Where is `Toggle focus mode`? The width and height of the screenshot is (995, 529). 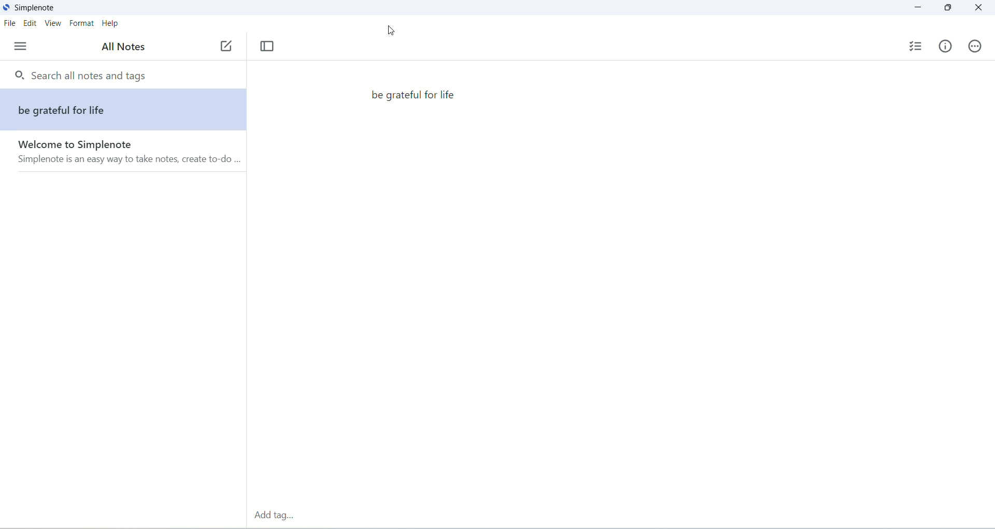
Toggle focus mode is located at coordinates (267, 47).